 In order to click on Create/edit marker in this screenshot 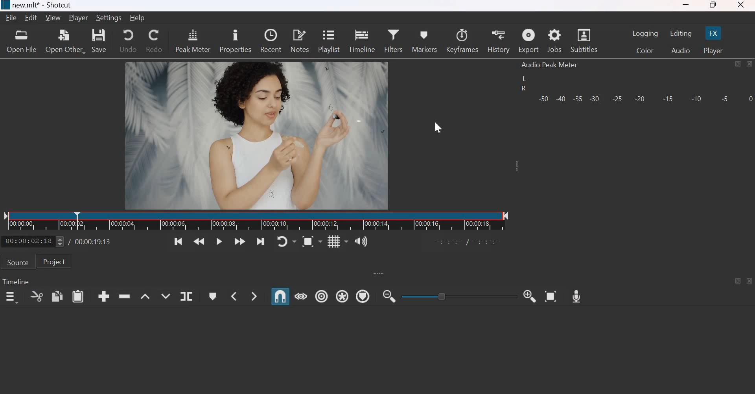, I will do `click(212, 296)`.